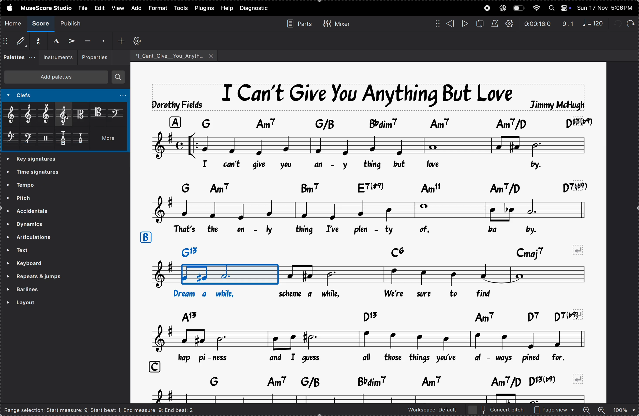 The height and width of the screenshot is (416, 639). Describe the element at coordinates (503, 8) in the screenshot. I see `chatgpt` at that location.